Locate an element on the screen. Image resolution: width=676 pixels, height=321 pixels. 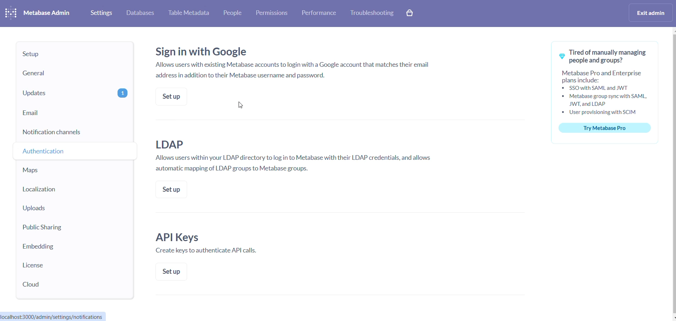
Tired of manually managing
\4
people and groups?
Metabase Pro and Enterprise
plans include:
«SSO with SAML and JWT
« Metabase group sync with SAML,
JWT, and LDAP
«User provisioning with SCIM is located at coordinates (606, 80).